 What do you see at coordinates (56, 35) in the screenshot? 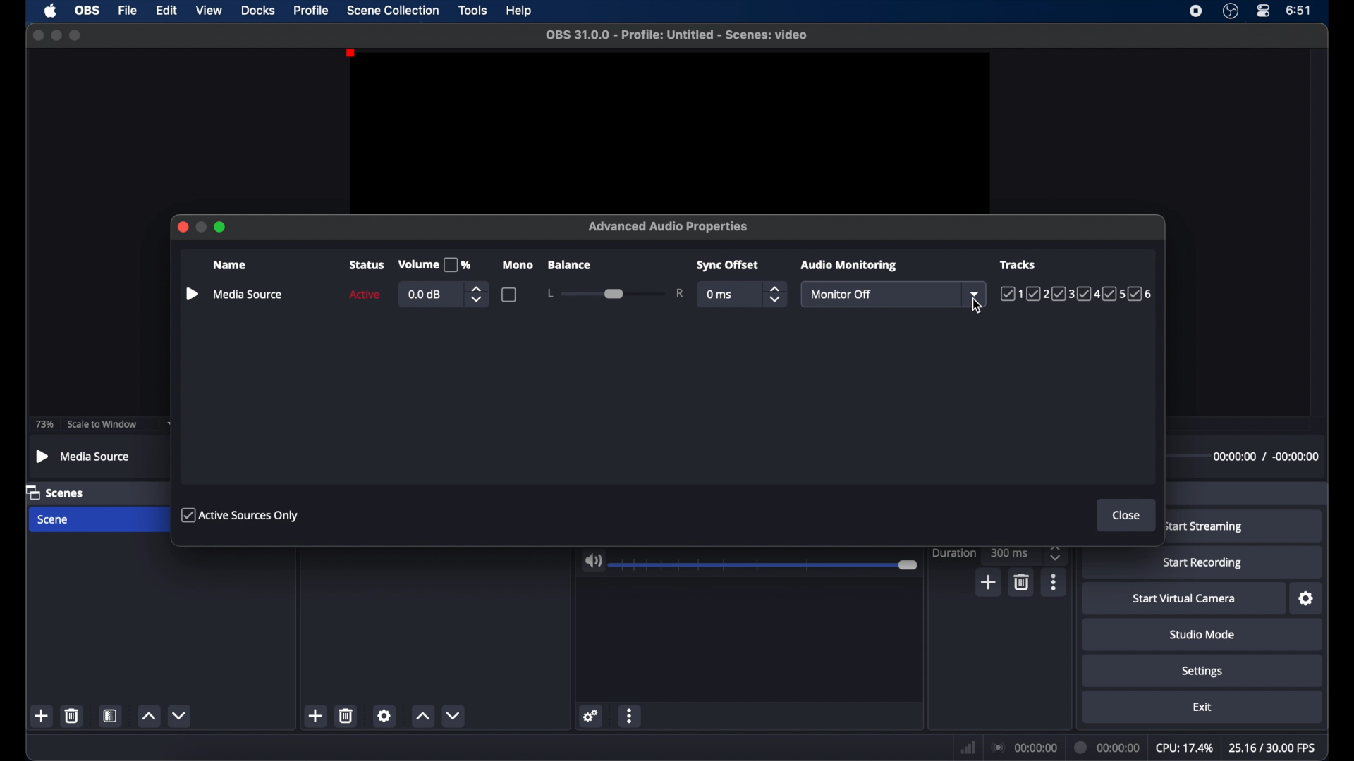
I see `minimize` at bounding box center [56, 35].